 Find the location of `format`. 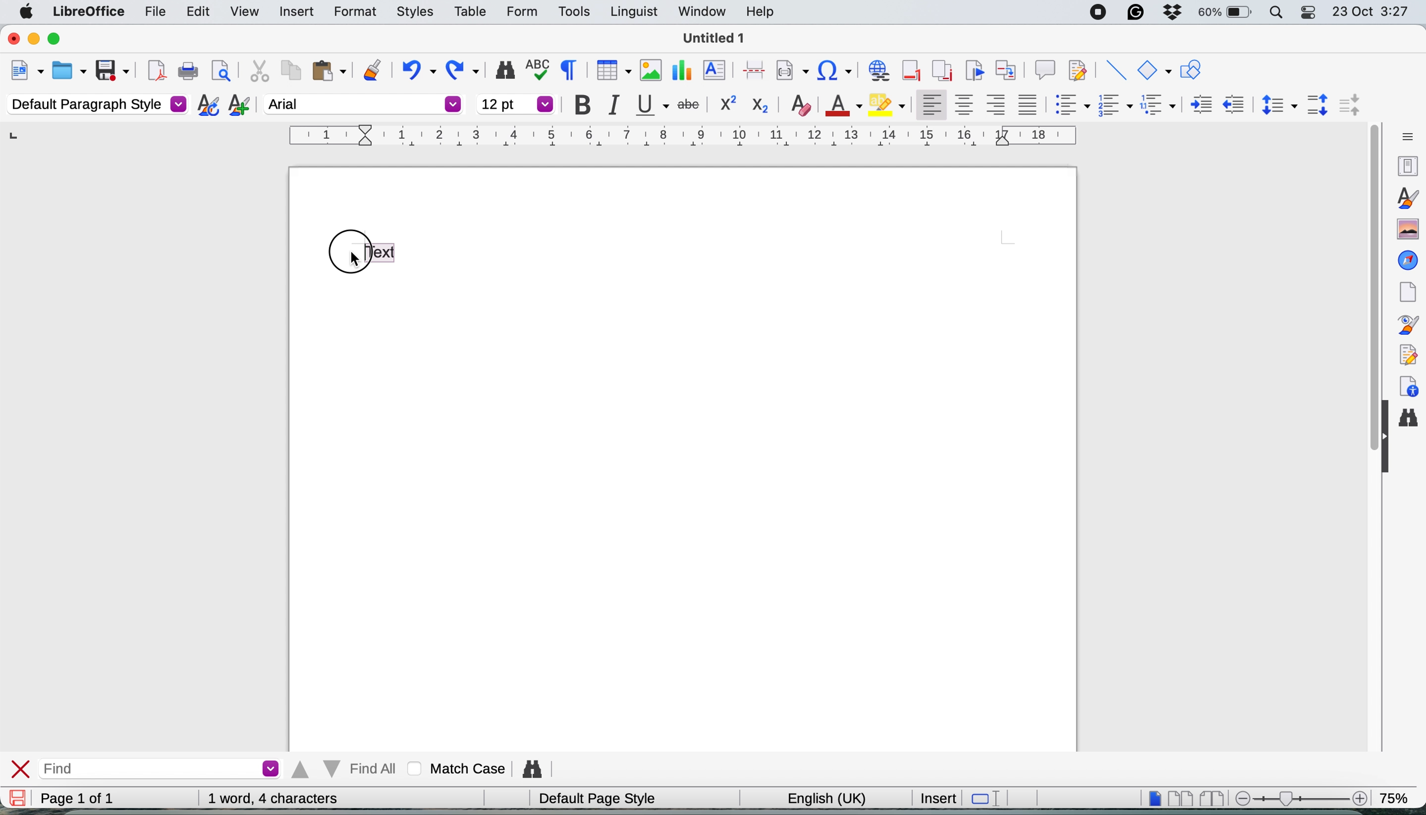

format is located at coordinates (348, 12).